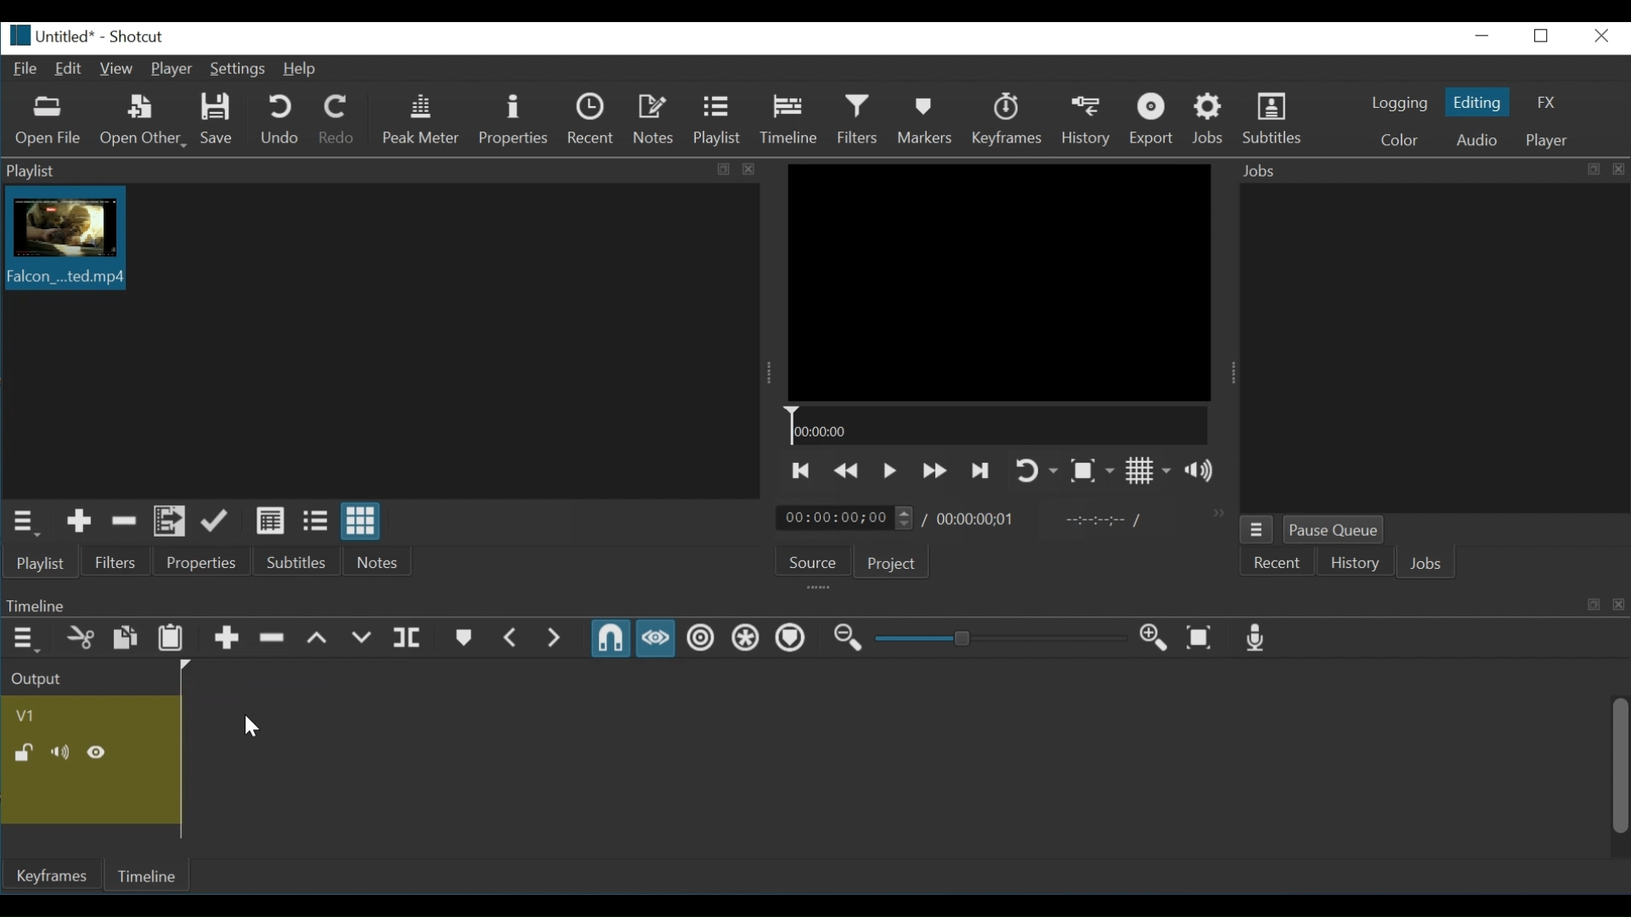 Image resolution: width=1631 pixels, height=917 pixels. What do you see at coordinates (126, 639) in the screenshot?
I see `Copy` at bounding box center [126, 639].